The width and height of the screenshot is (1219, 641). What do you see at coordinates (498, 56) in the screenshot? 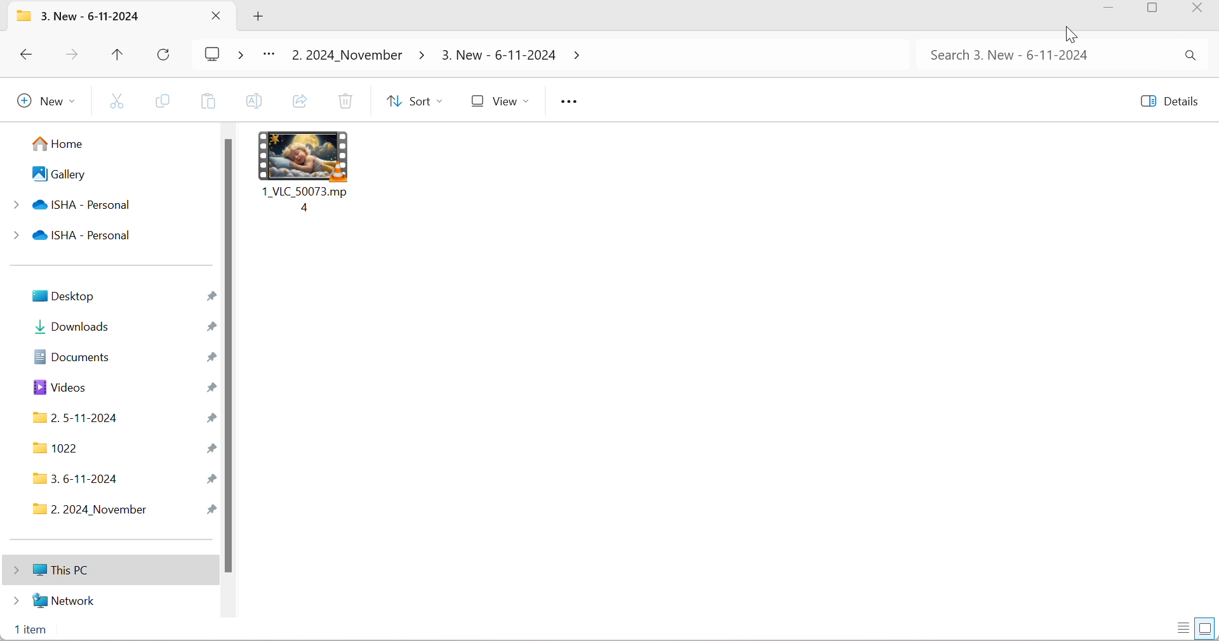
I see `3. New - 6-11-2024` at bounding box center [498, 56].